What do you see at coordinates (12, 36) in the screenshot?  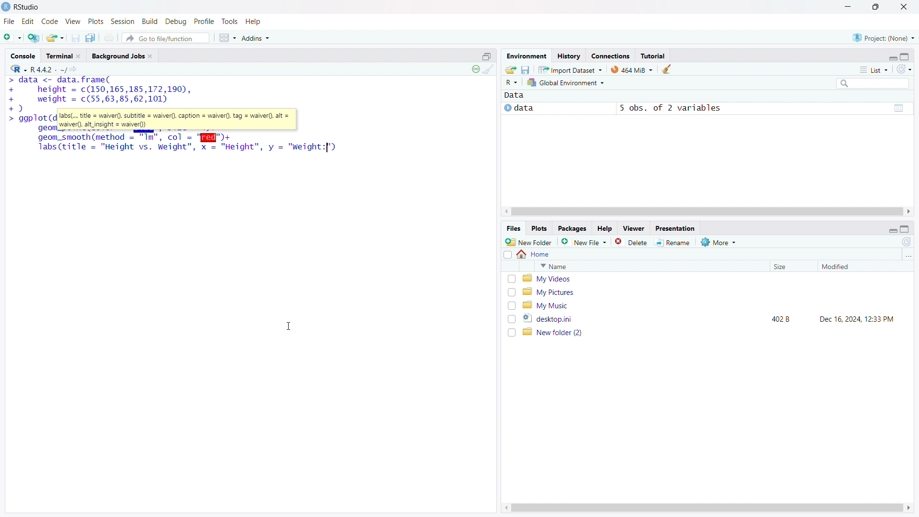 I see `new file` at bounding box center [12, 36].